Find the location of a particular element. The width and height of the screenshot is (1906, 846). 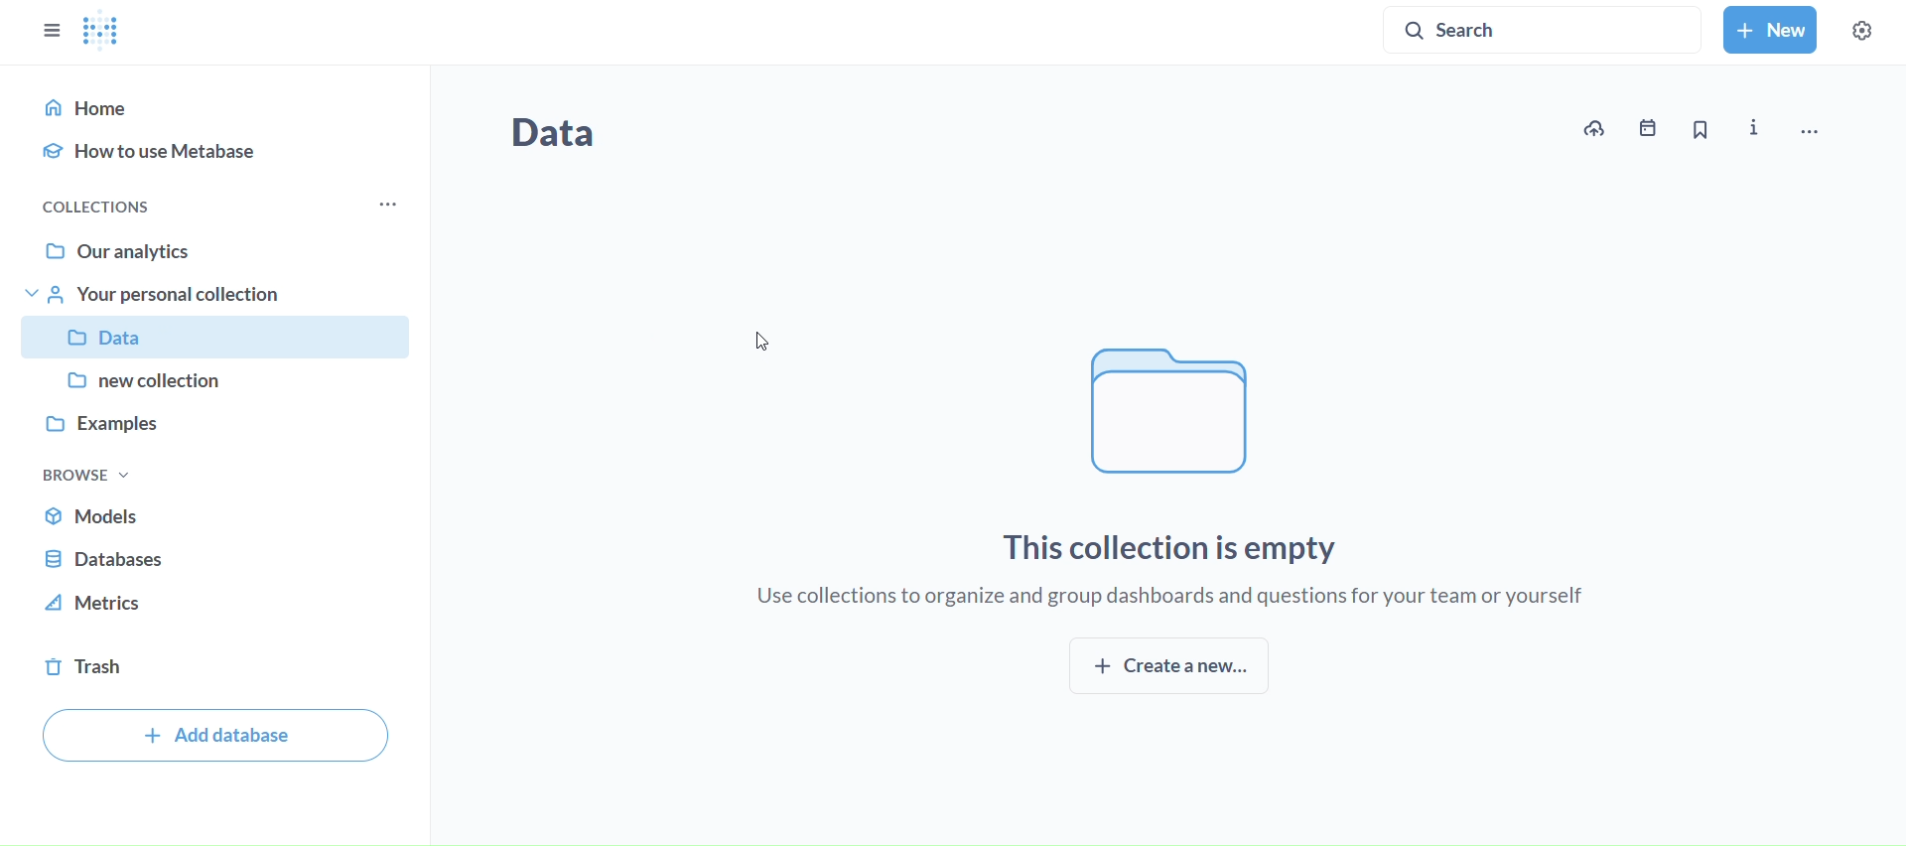

use collections to organize and group dashboard and questions for your team or yourself is located at coordinates (1179, 598).